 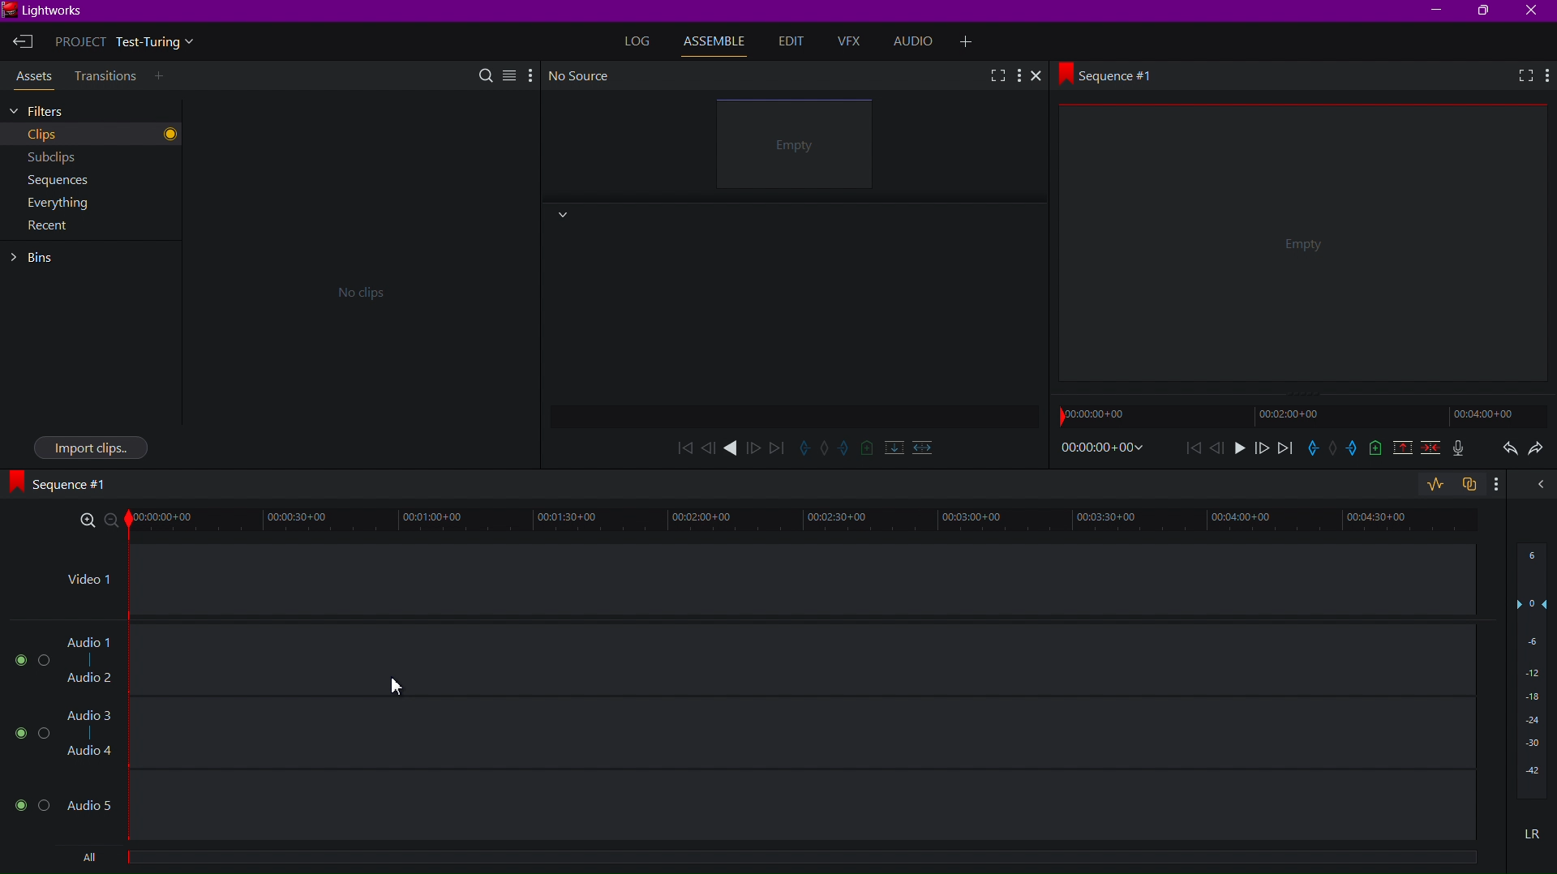 What do you see at coordinates (1020, 75) in the screenshot?
I see `More` at bounding box center [1020, 75].